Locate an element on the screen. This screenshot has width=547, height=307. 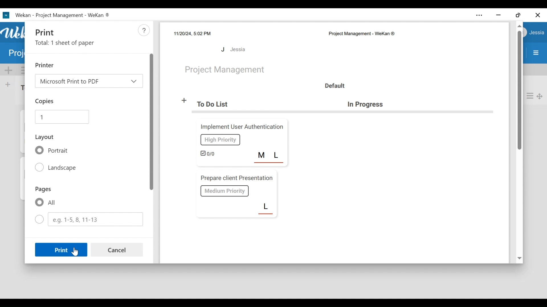
Add list is located at coordinates (185, 101).